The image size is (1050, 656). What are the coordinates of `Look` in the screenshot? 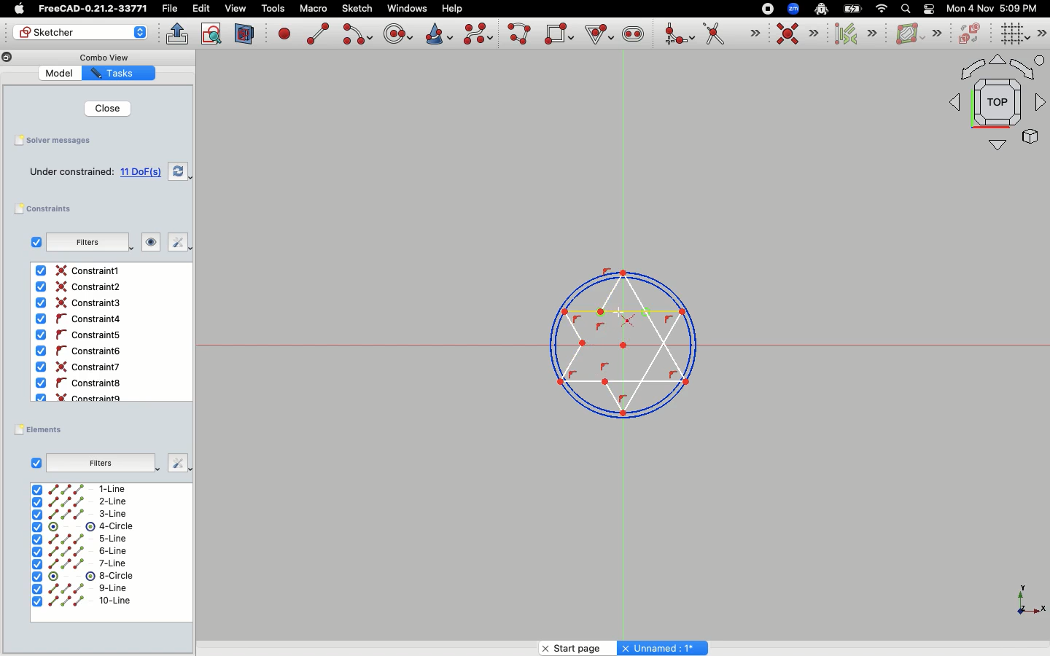 It's located at (147, 243).